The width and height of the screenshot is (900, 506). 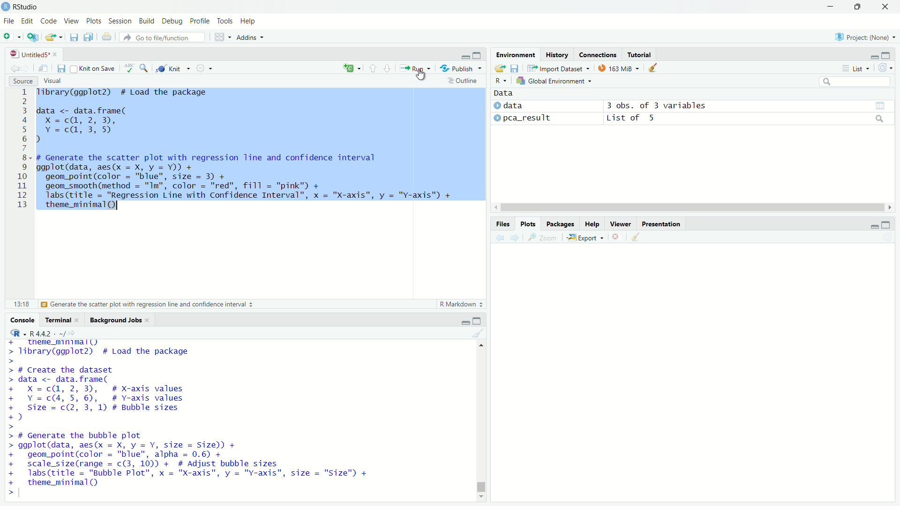 What do you see at coordinates (873, 56) in the screenshot?
I see `minimize` at bounding box center [873, 56].